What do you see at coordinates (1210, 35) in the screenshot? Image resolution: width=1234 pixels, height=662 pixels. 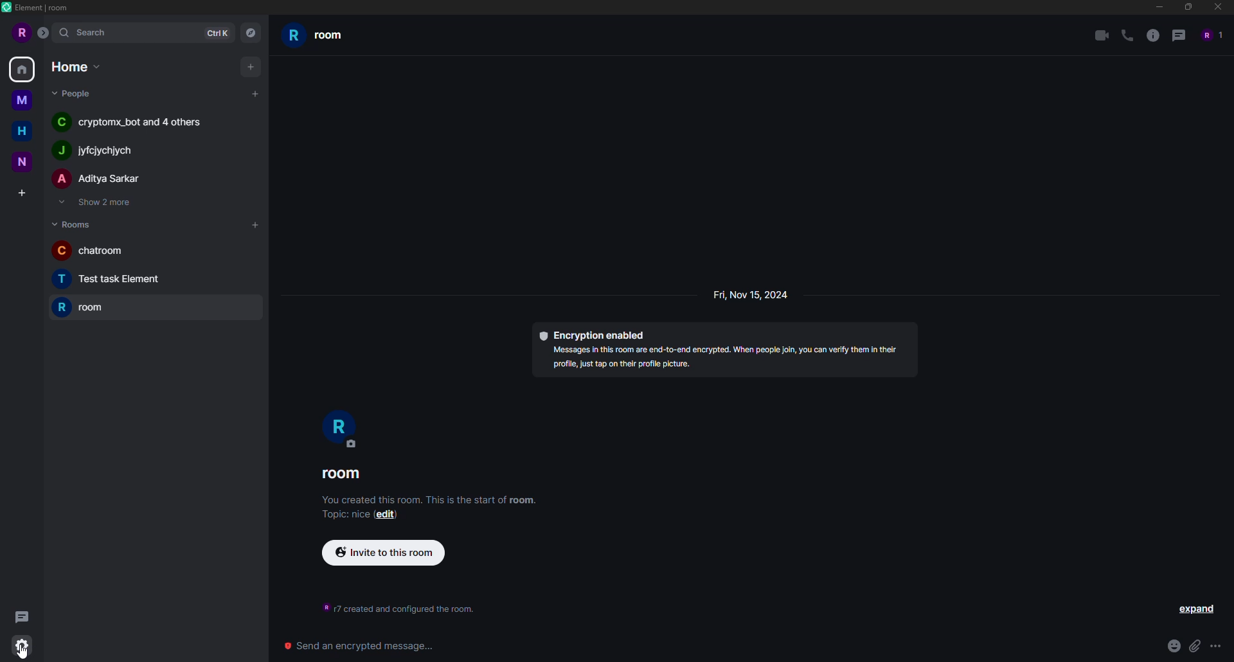 I see `people` at bounding box center [1210, 35].